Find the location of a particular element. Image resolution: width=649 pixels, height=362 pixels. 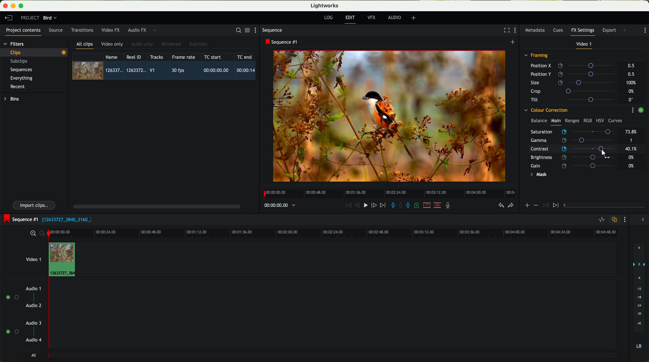

0% is located at coordinates (631, 166).